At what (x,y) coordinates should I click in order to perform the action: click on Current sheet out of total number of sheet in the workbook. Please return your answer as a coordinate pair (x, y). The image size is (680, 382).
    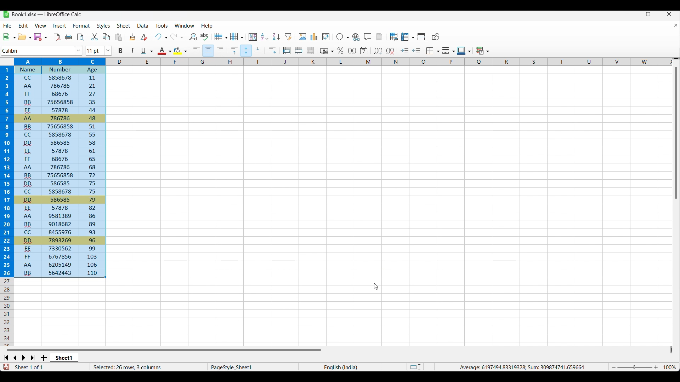
    Looking at the image, I should click on (43, 367).